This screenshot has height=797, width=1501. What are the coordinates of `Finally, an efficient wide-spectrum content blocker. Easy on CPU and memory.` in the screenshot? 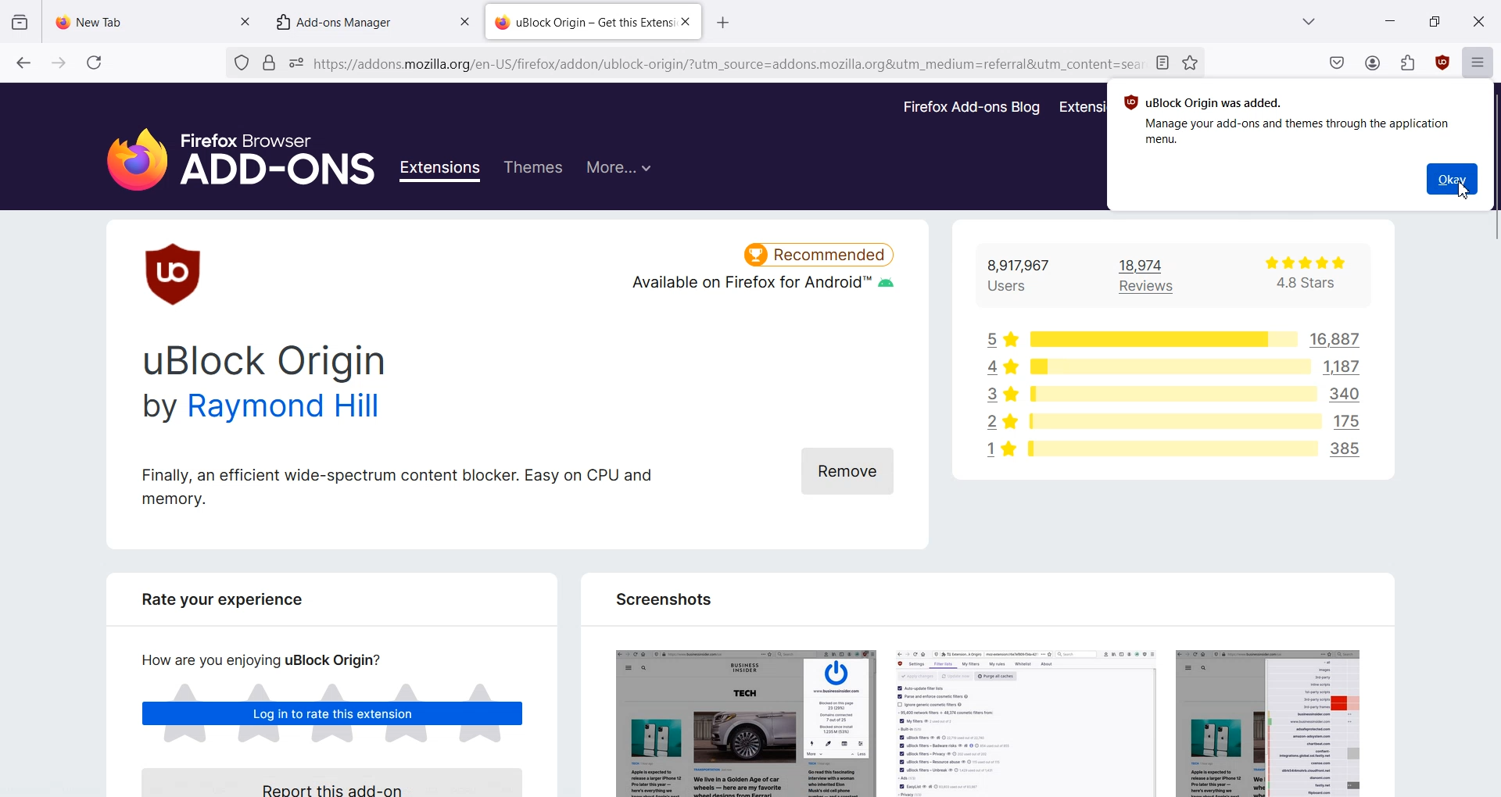 It's located at (397, 485).